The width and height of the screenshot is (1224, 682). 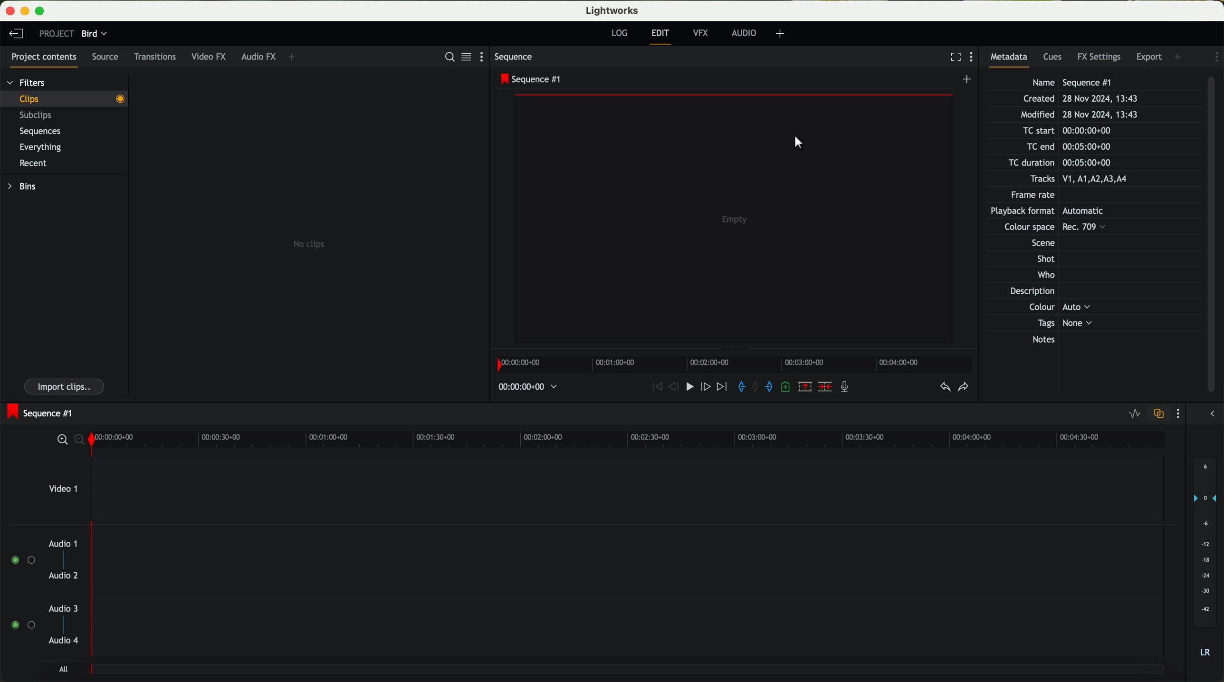 What do you see at coordinates (973, 56) in the screenshot?
I see `show settings menu` at bounding box center [973, 56].